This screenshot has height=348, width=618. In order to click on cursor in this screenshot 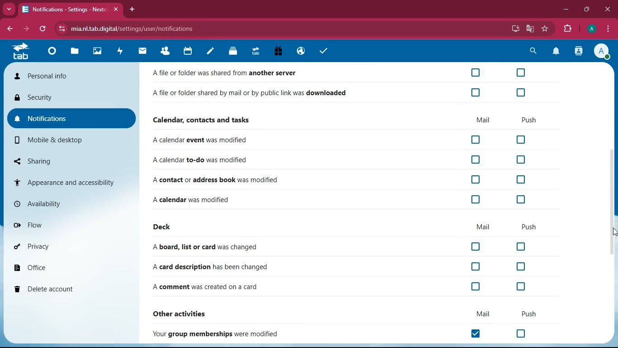, I will do `click(614, 232)`.